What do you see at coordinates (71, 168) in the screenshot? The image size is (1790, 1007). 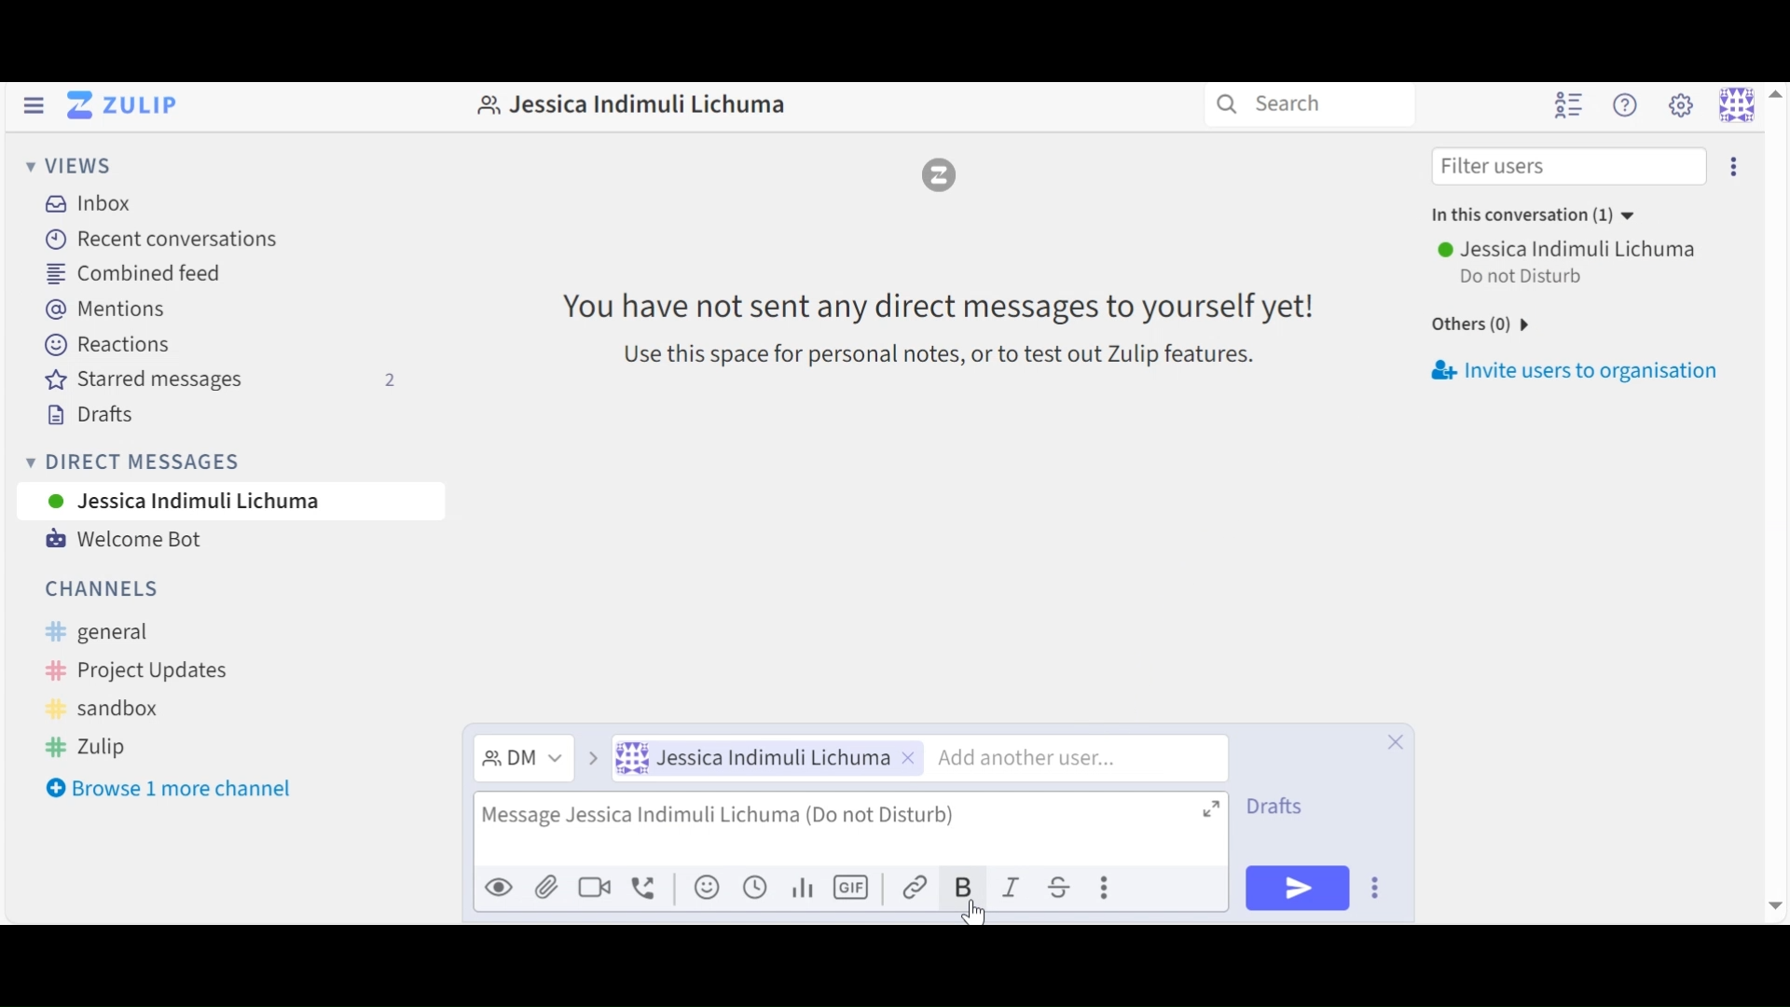 I see `Views` at bounding box center [71, 168].